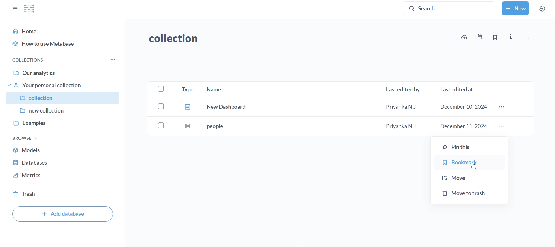 This screenshot has width=555, height=247. Describe the element at coordinates (219, 89) in the screenshot. I see `name` at that location.